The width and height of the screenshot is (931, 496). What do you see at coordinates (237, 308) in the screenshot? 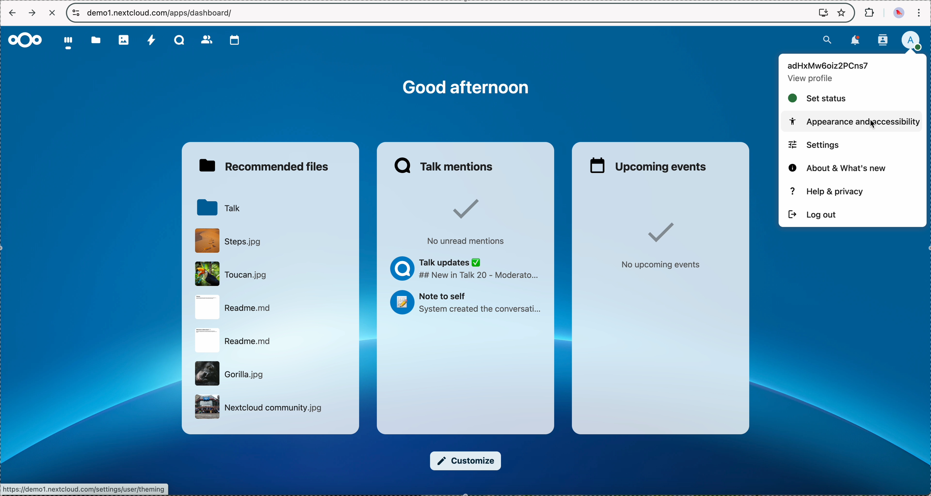
I see `file` at bounding box center [237, 308].